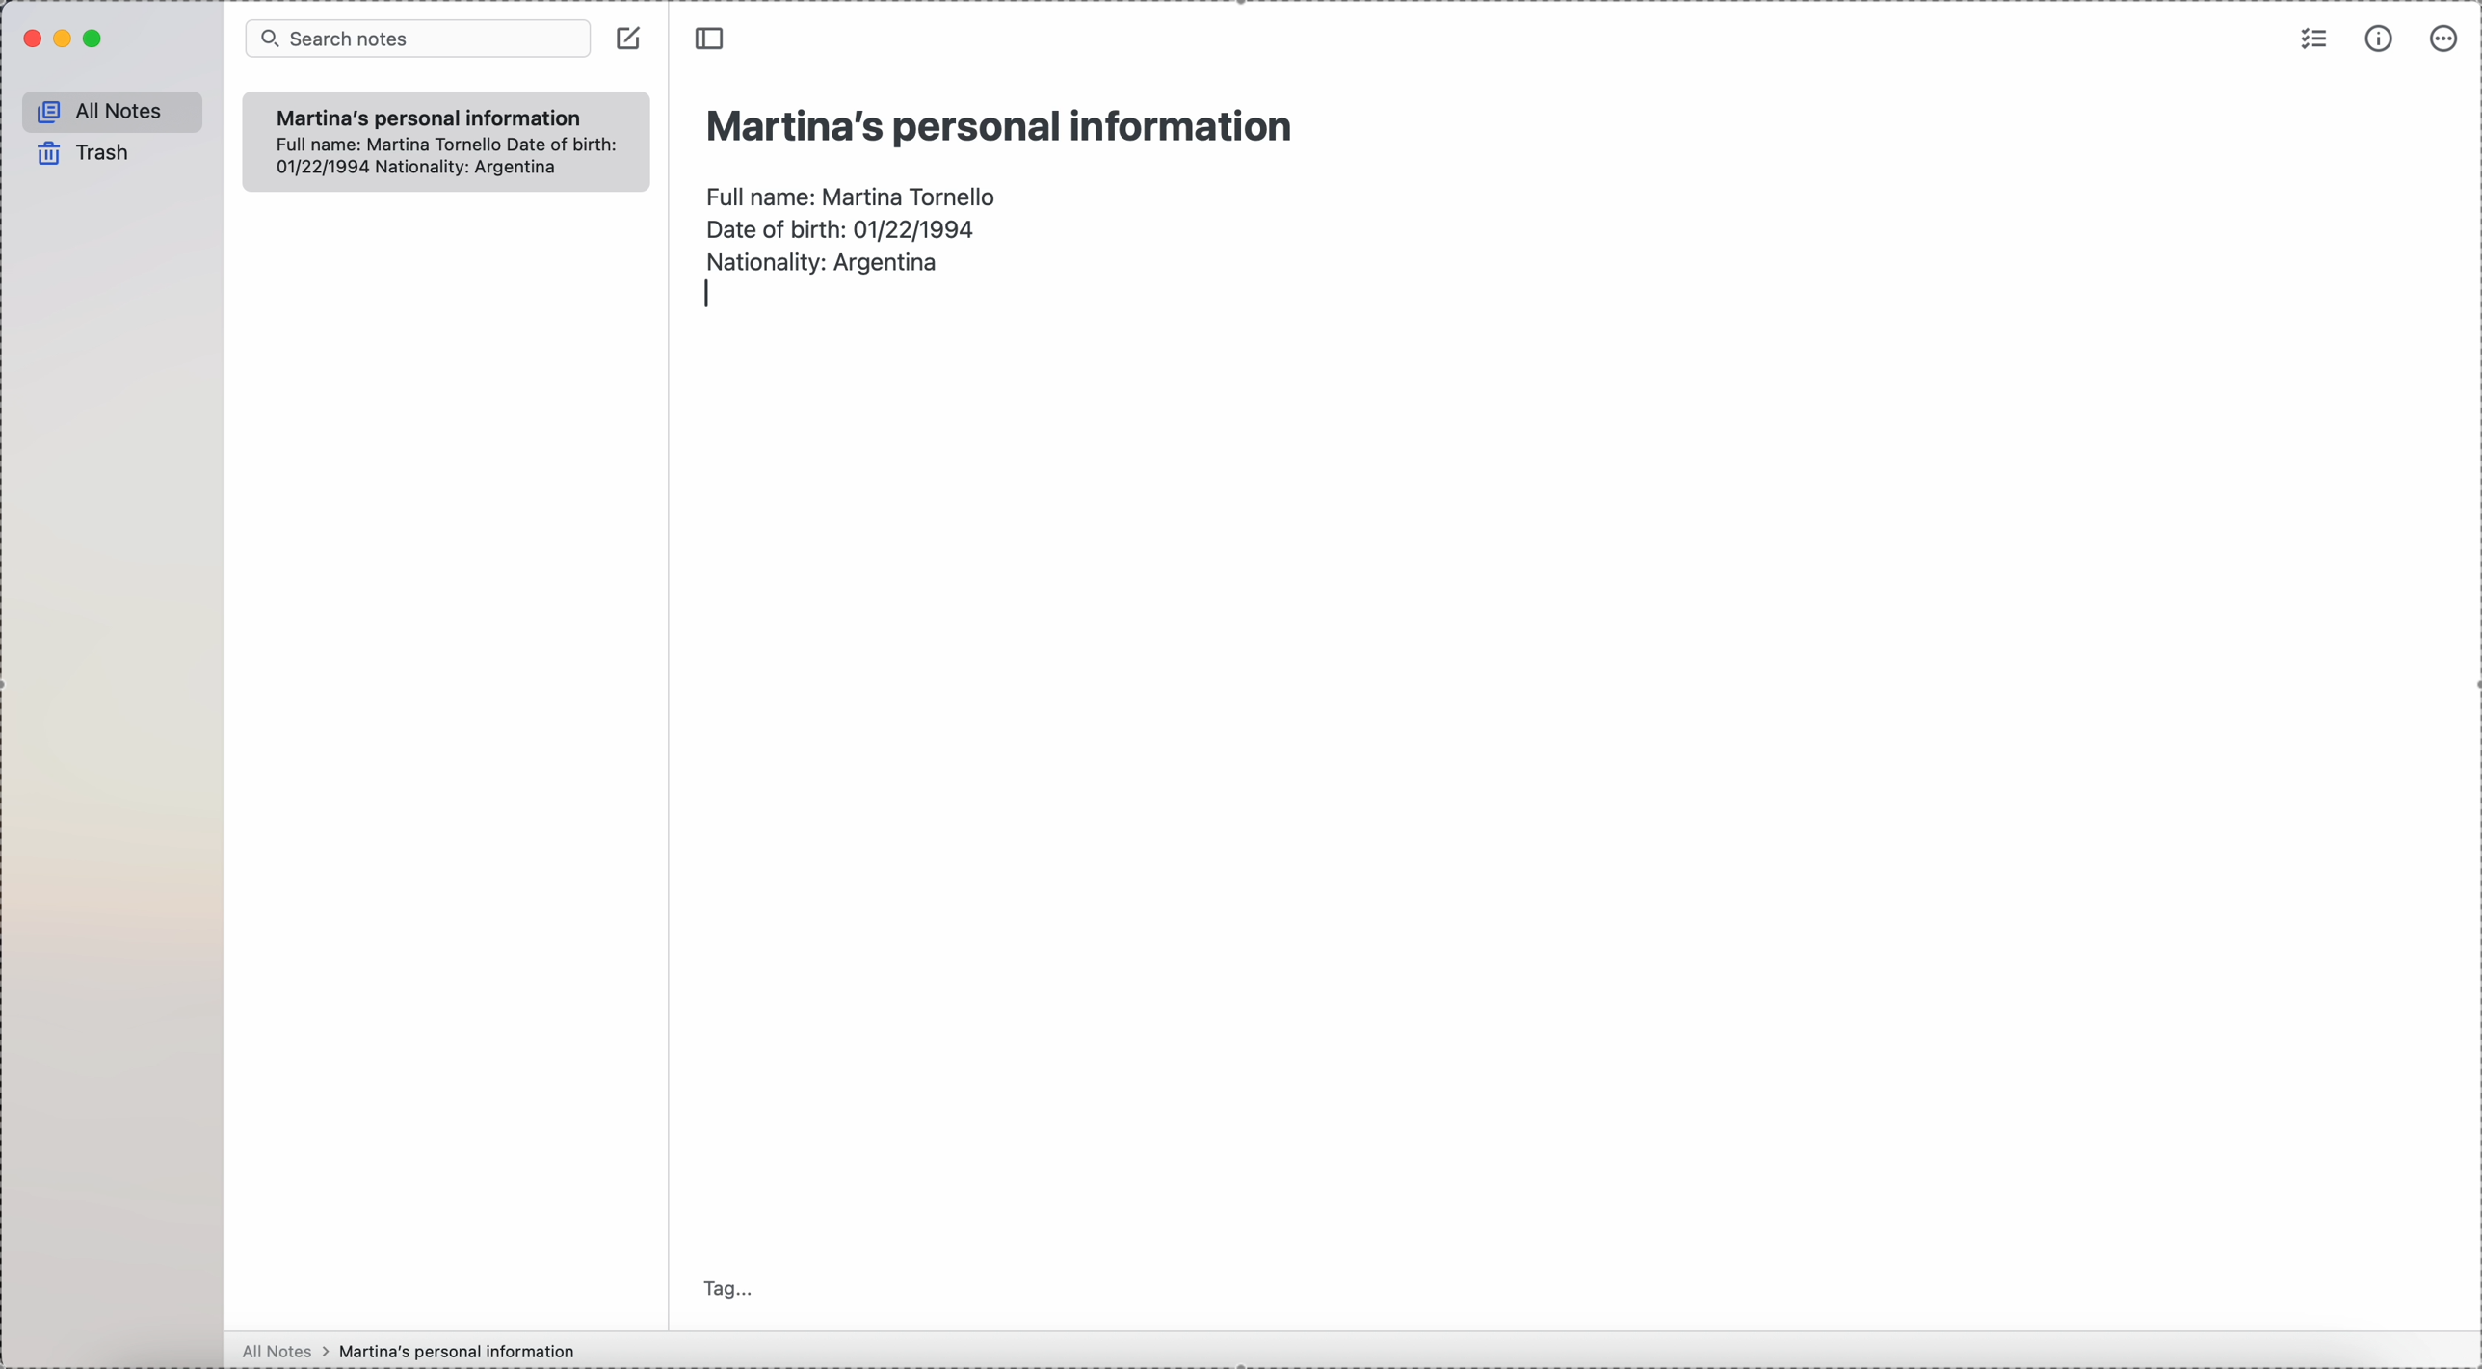  What do you see at coordinates (827, 259) in the screenshot?
I see `Nationality` at bounding box center [827, 259].